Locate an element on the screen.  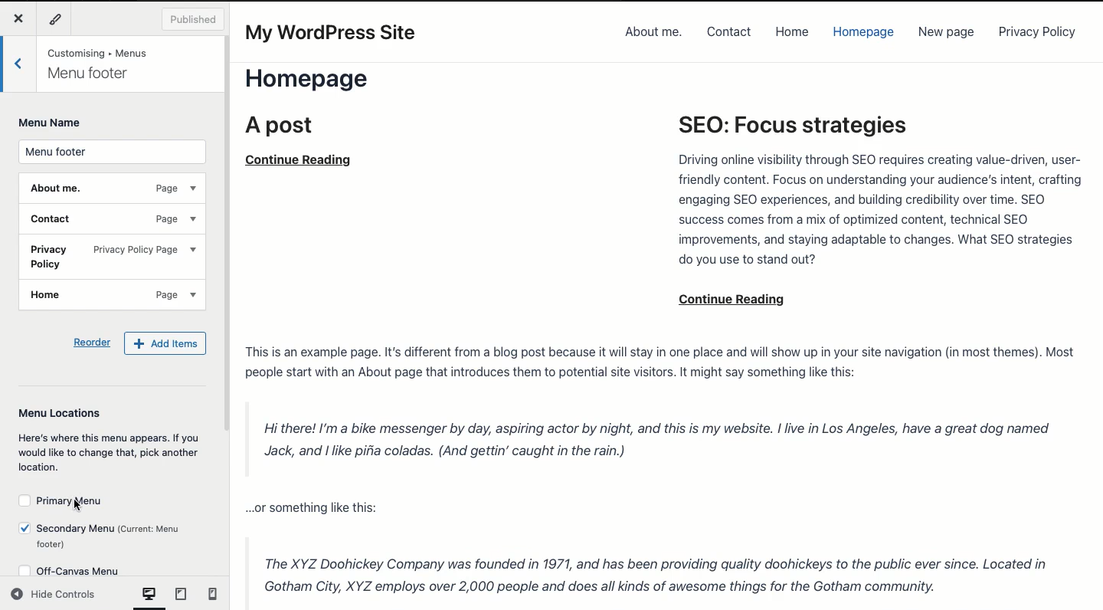
Menu name is located at coordinates (51, 123).